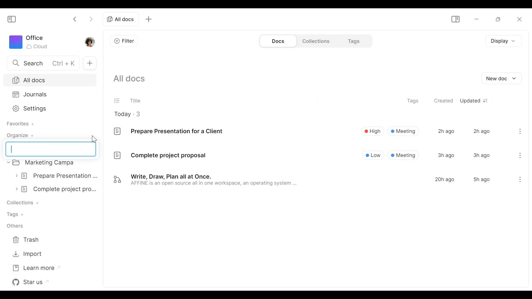 The image size is (532, 299). Describe the element at coordinates (403, 131) in the screenshot. I see `Meeting` at that location.